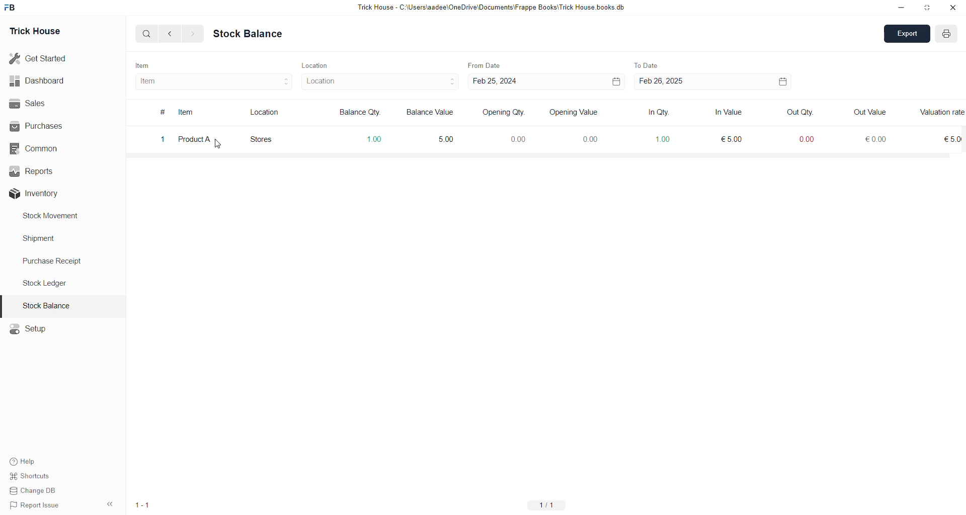 Image resolution: width=966 pixels, height=515 pixels. Describe the element at coordinates (194, 34) in the screenshot. I see `Forward` at that location.